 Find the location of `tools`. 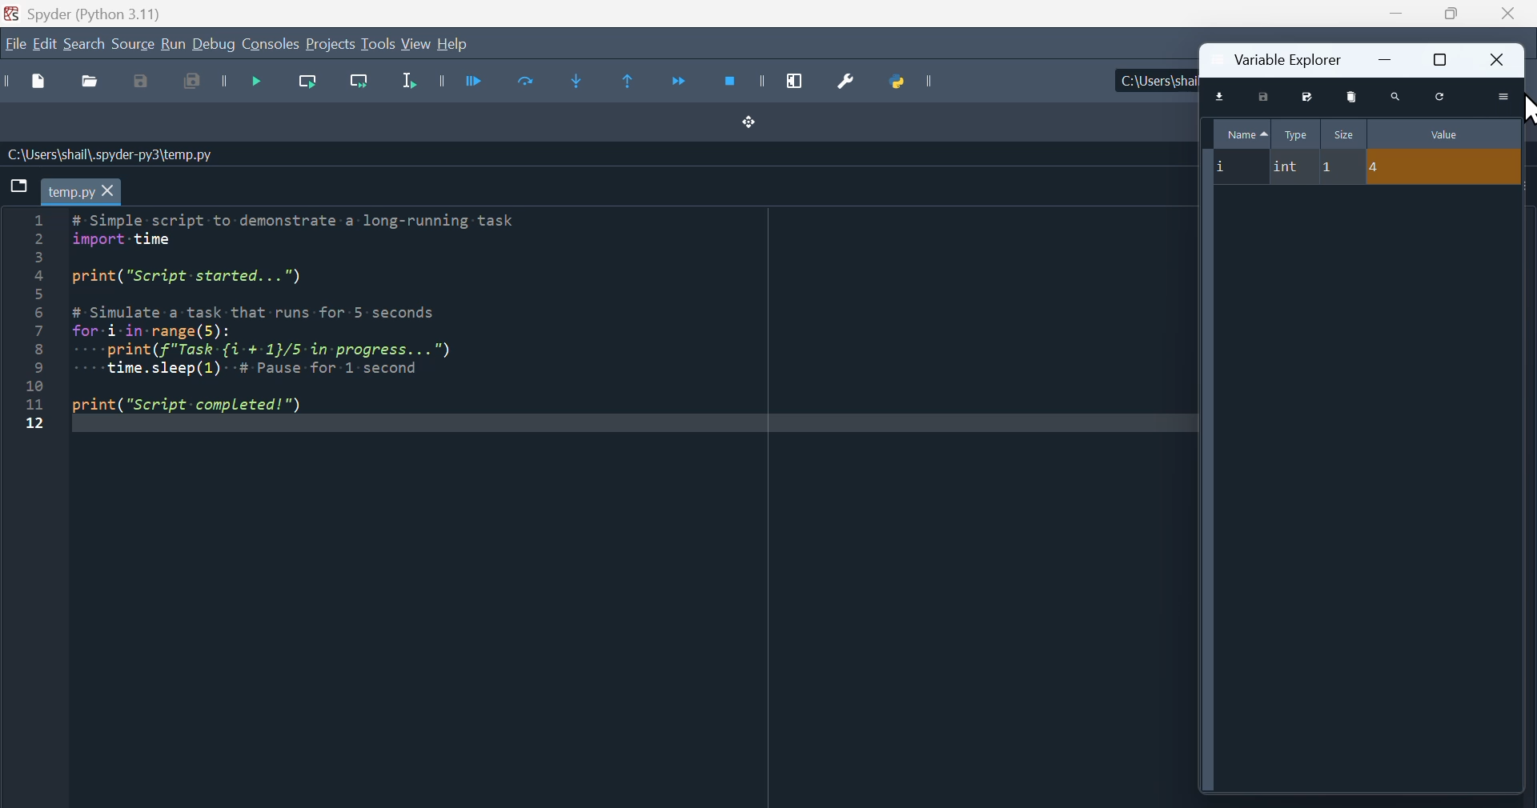

tools is located at coordinates (378, 43).